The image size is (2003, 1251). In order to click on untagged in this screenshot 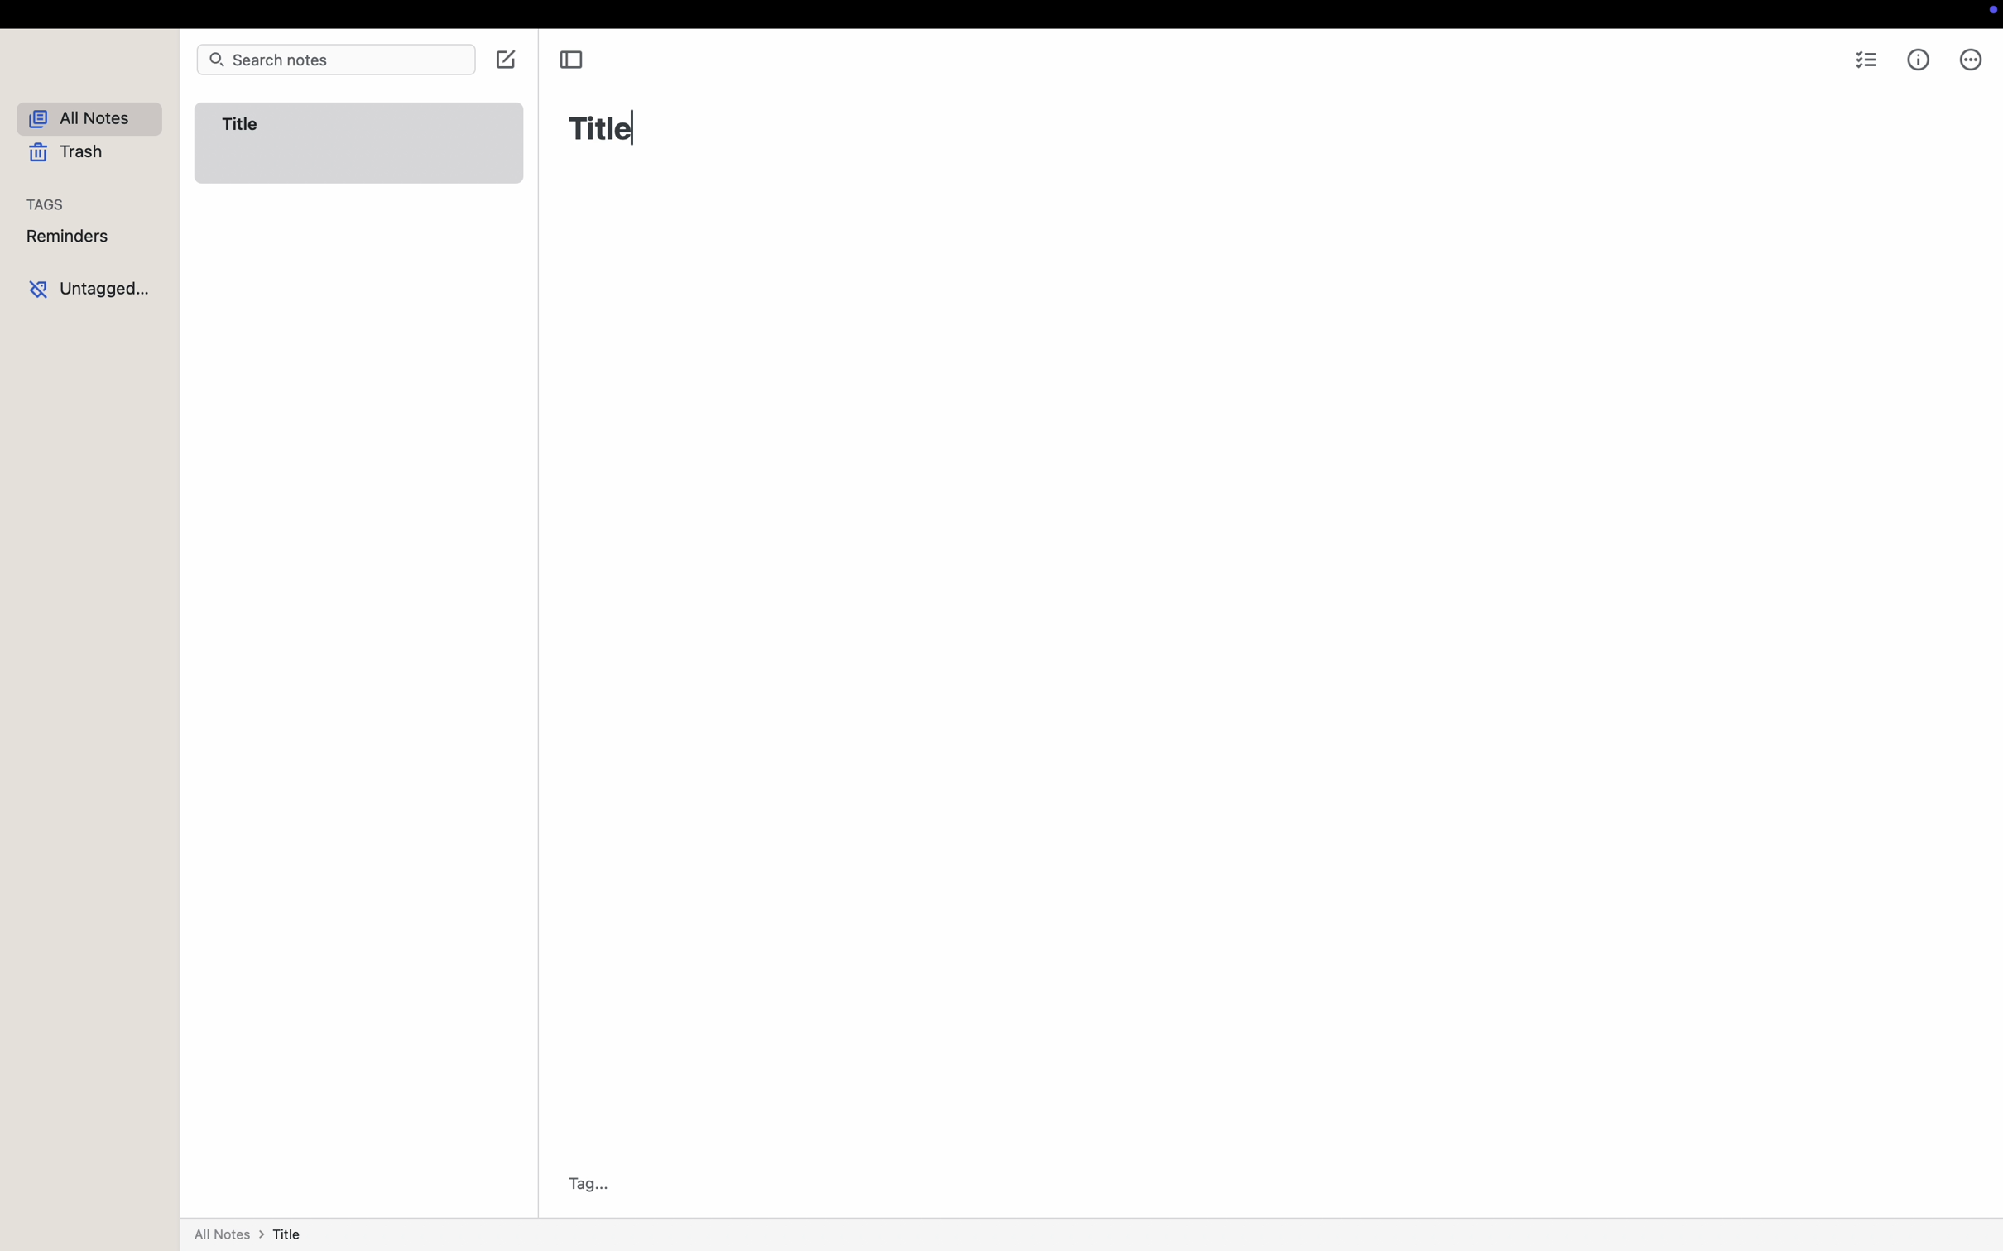, I will do `click(89, 287)`.